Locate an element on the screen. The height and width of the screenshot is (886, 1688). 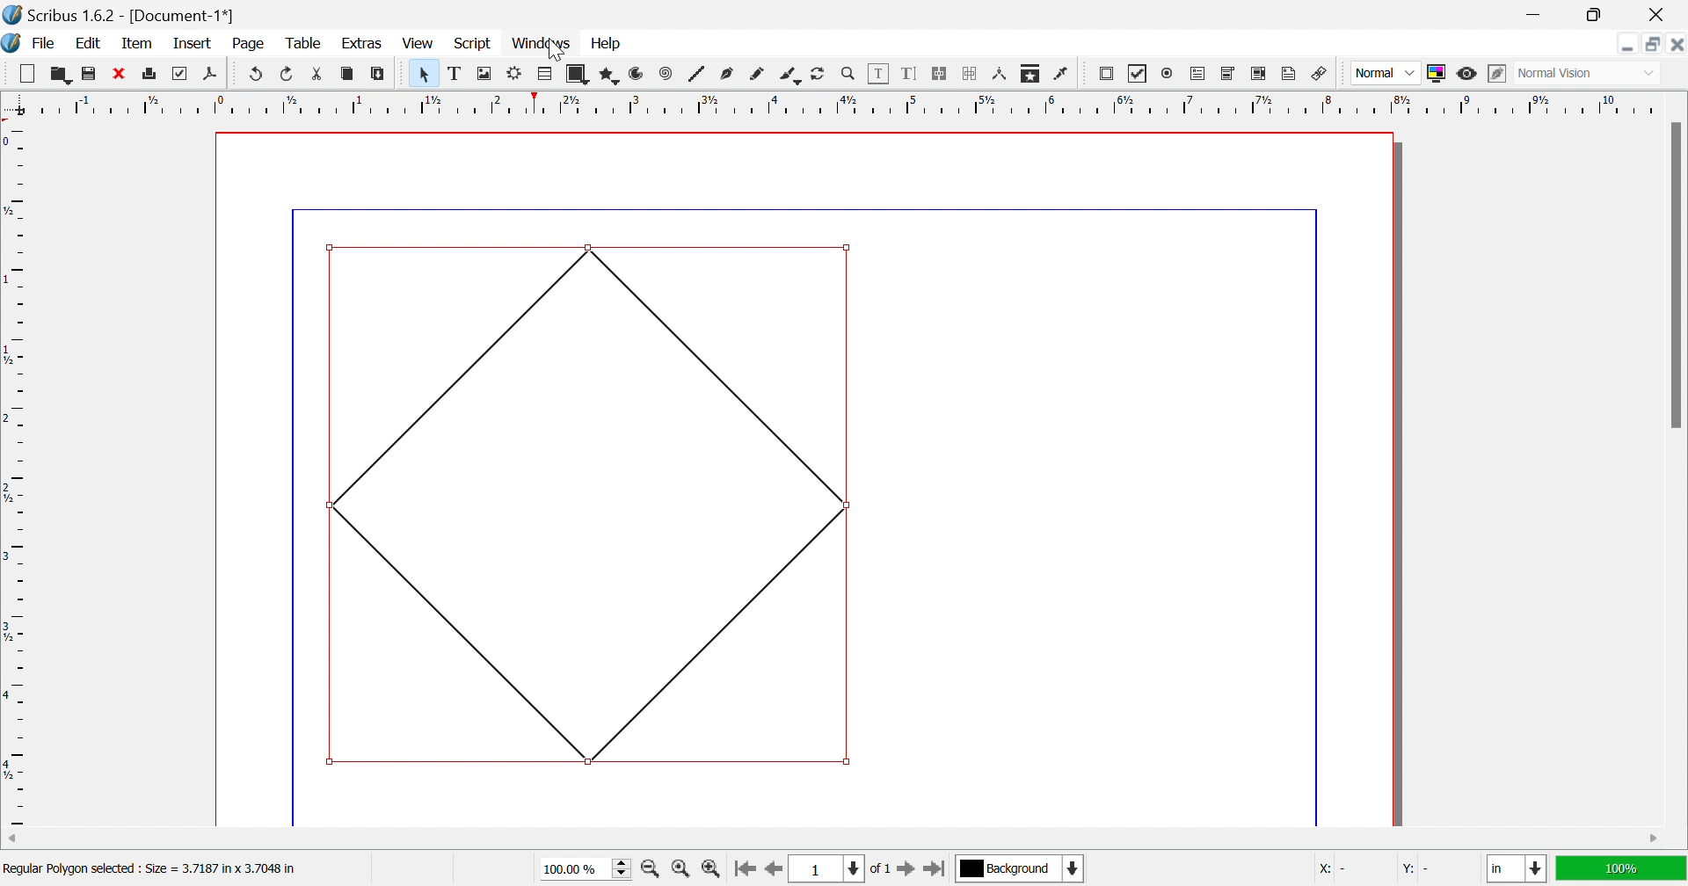
100% is located at coordinates (1619, 867).